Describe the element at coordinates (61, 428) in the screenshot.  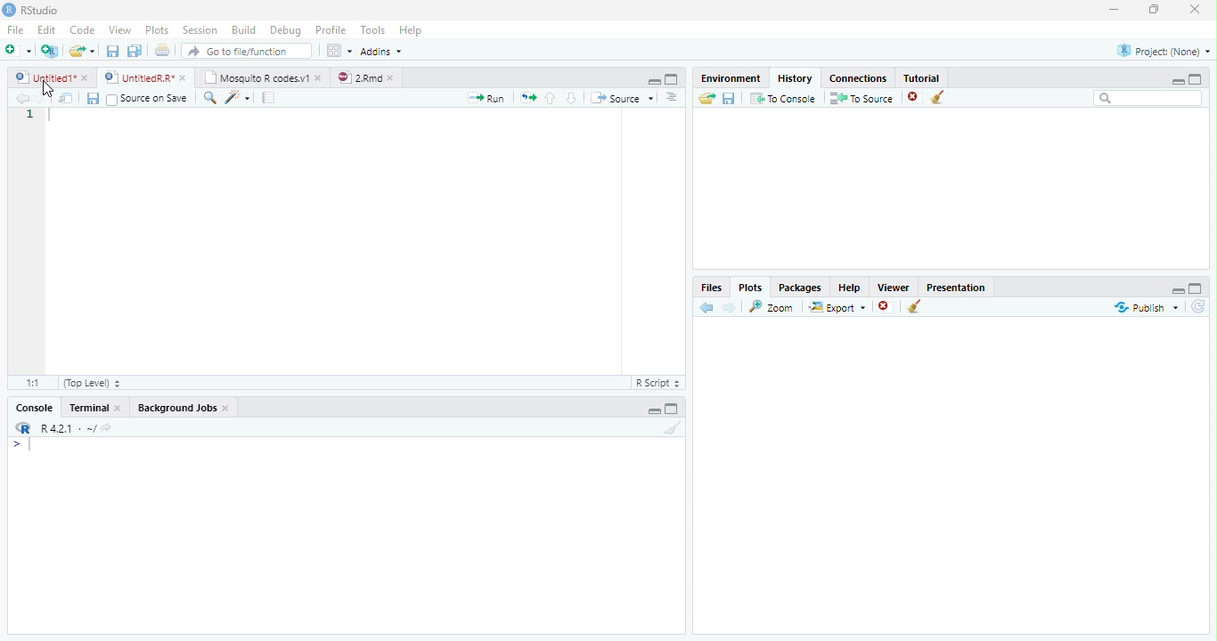
I see `R R421 - ~/` at that location.